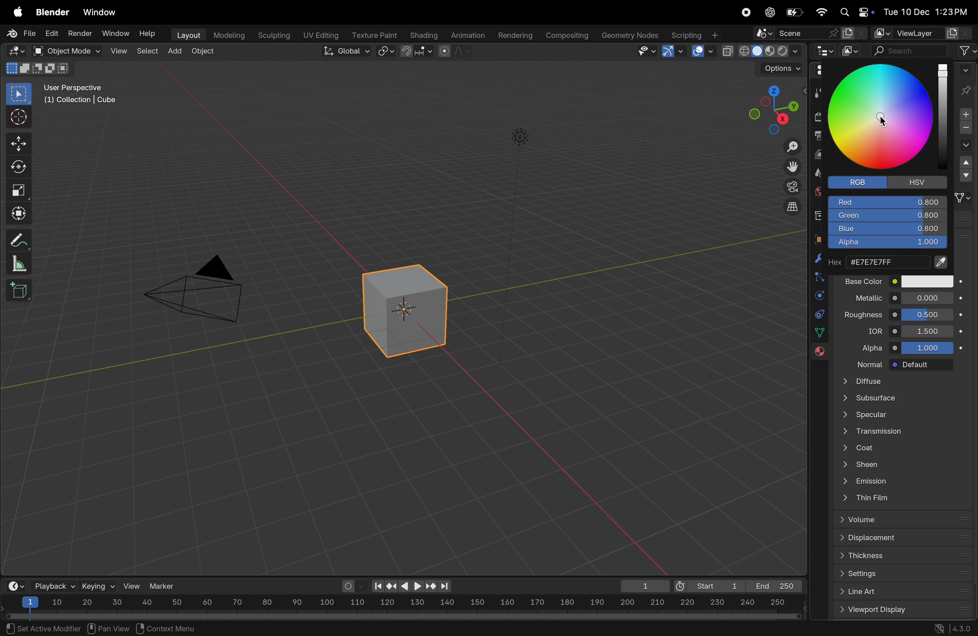 Image resolution: width=978 pixels, height=636 pixels. Describe the element at coordinates (417, 51) in the screenshot. I see `transform point` at that location.